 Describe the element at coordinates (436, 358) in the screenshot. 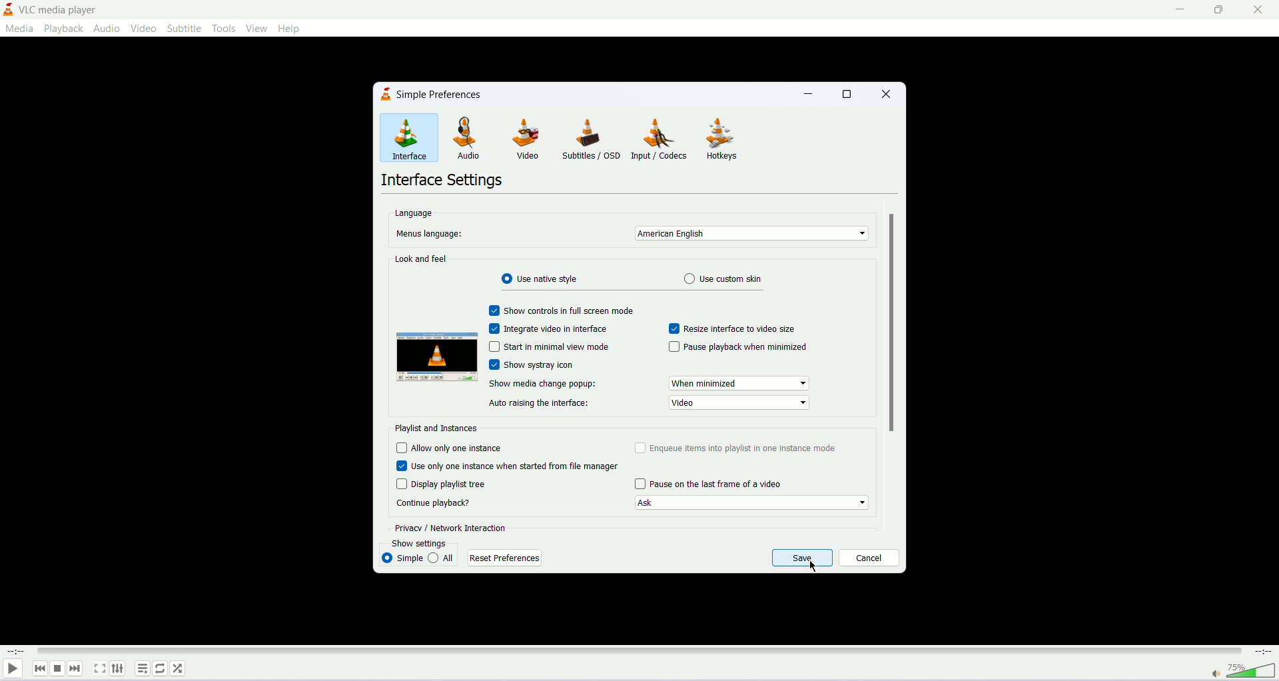

I see `preview` at that location.